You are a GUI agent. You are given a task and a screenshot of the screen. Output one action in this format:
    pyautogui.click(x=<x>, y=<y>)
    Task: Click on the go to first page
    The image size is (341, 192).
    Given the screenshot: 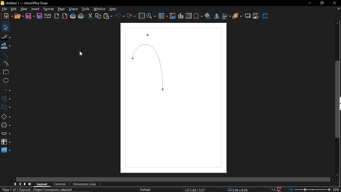 What is the action you would take?
    pyautogui.click(x=14, y=184)
    